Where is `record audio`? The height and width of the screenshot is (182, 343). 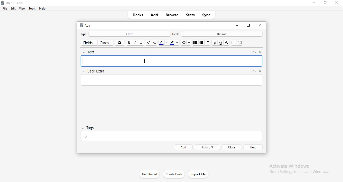
record audio is located at coordinates (221, 42).